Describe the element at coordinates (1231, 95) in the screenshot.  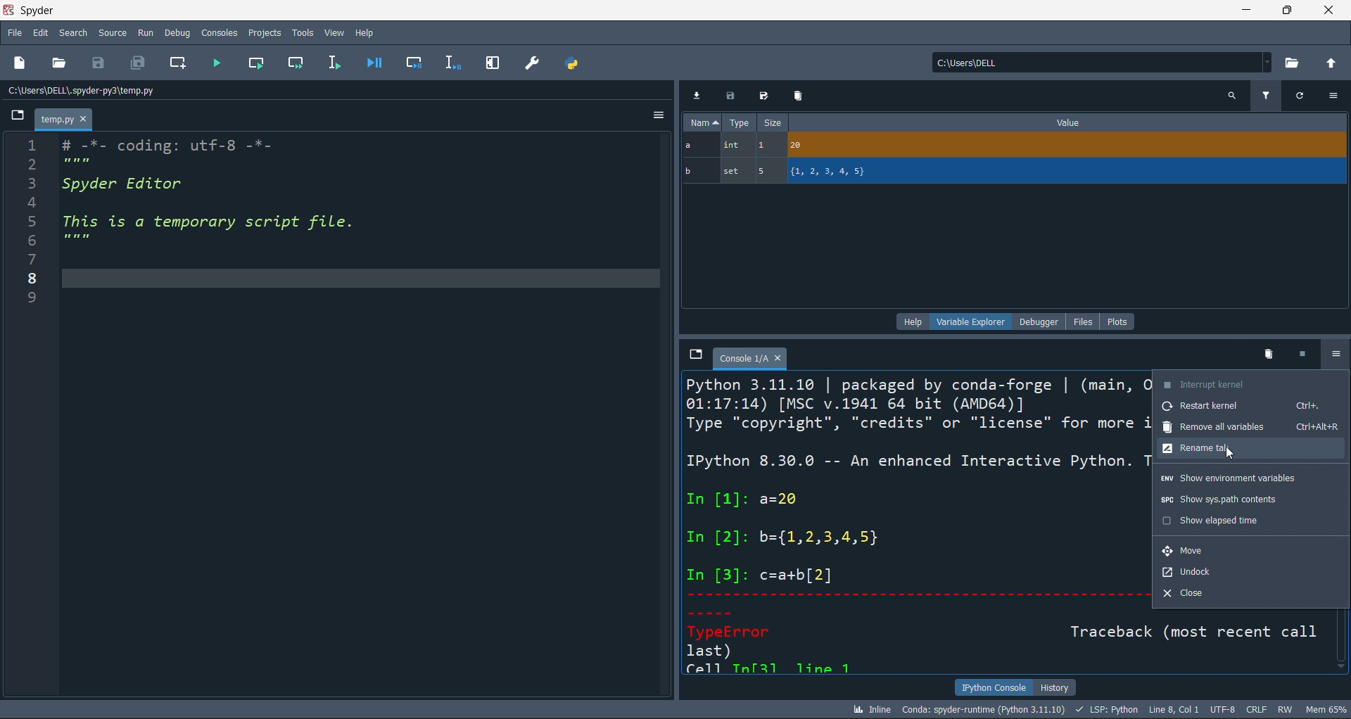
I see `search` at that location.